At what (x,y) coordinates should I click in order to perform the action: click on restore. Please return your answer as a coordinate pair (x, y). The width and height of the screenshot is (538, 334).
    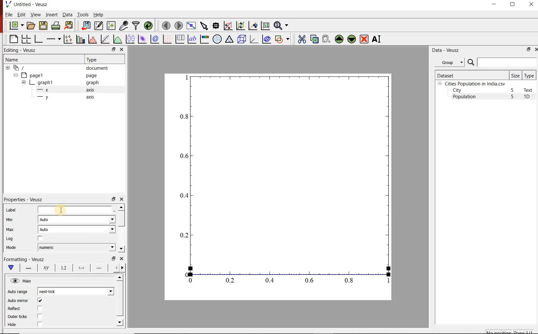
    Looking at the image, I should click on (113, 49).